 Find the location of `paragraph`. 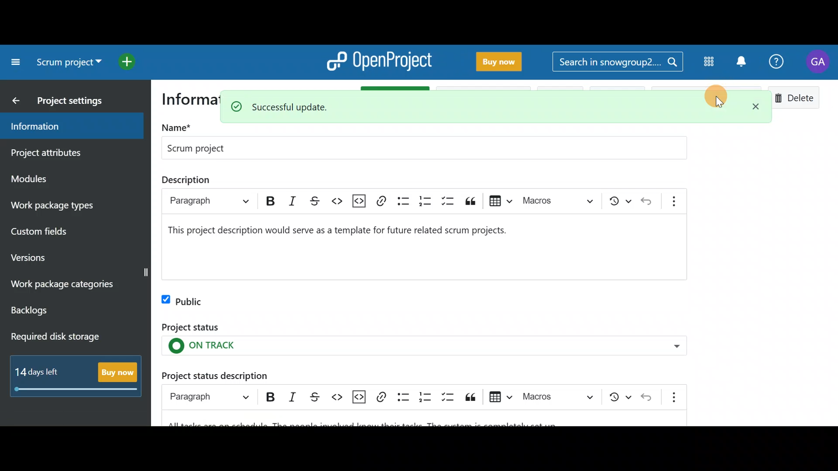

paragraph is located at coordinates (208, 201).